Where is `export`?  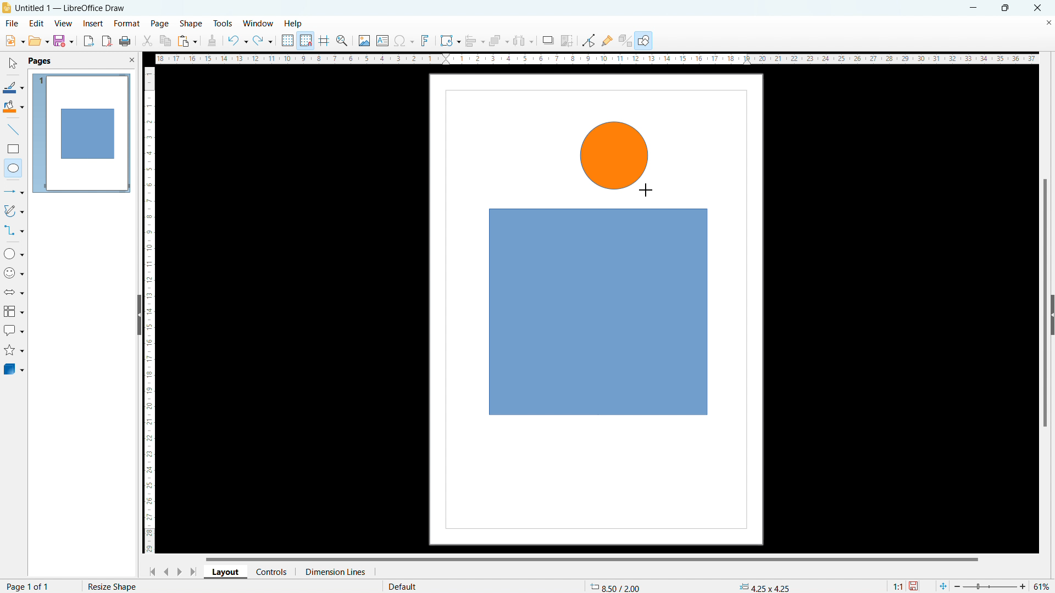 export is located at coordinates (89, 41).